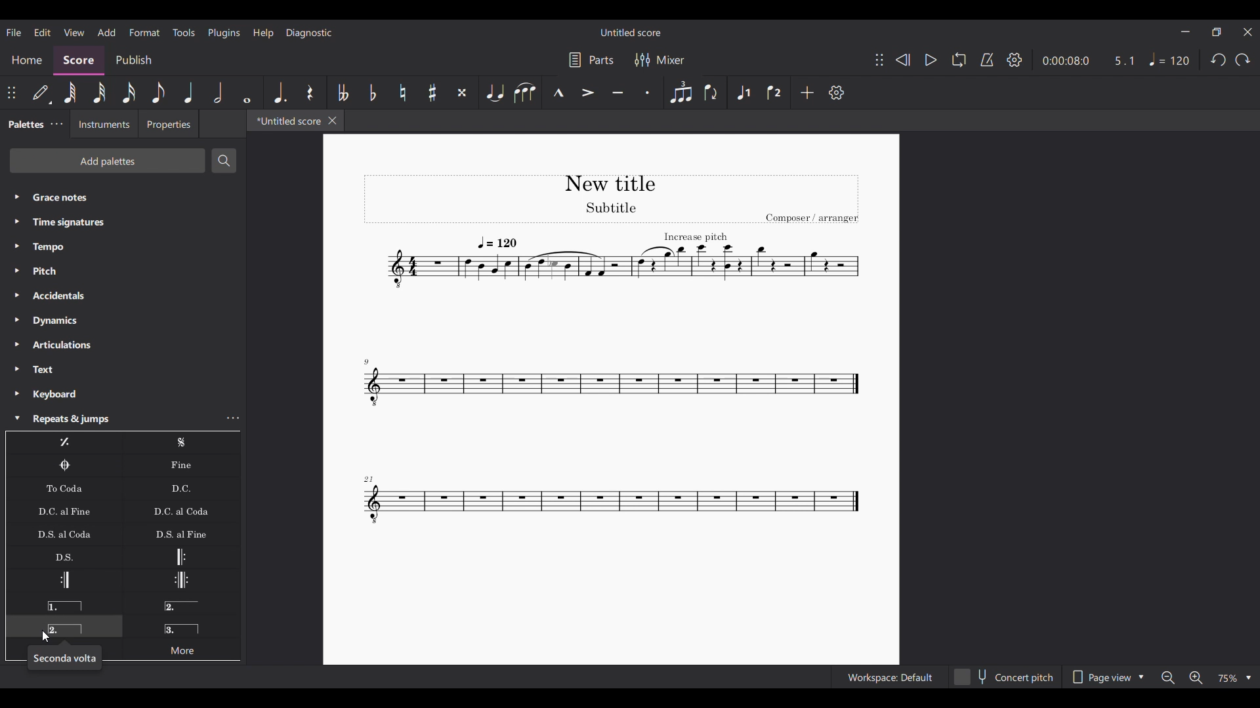 The image size is (1260, 708). What do you see at coordinates (1169, 60) in the screenshot?
I see `Tempo` at bounding box center [1169, 60].